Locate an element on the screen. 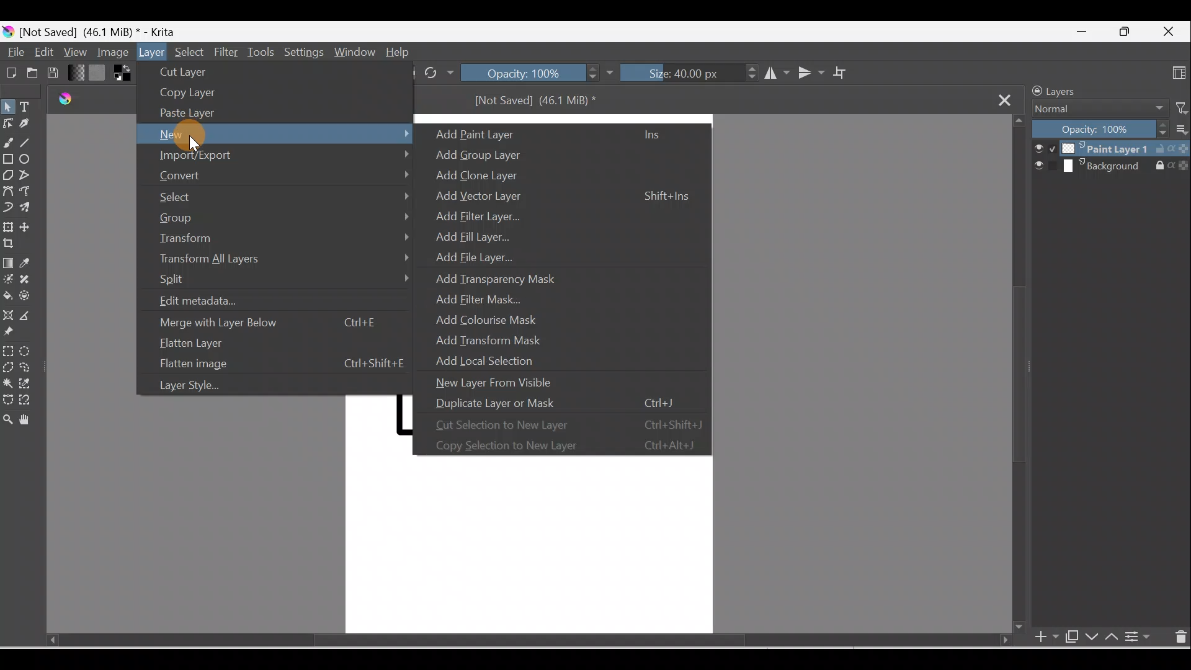 The height and width of the screenshot is (670, 1191). Copy selection to new layer  Ctrl+Alt+J is located at coordinates (561, 445).